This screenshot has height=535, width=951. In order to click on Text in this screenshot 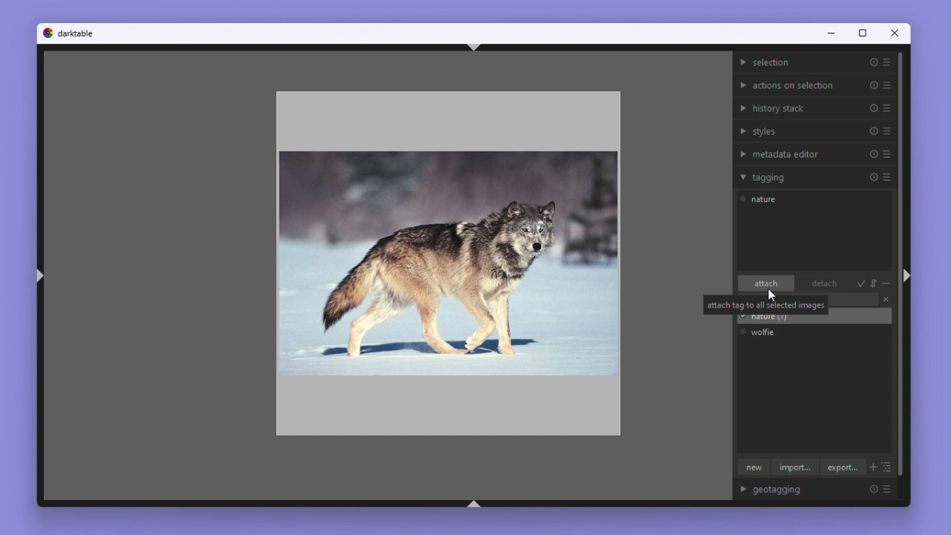, I will do `click(765, 305)`.